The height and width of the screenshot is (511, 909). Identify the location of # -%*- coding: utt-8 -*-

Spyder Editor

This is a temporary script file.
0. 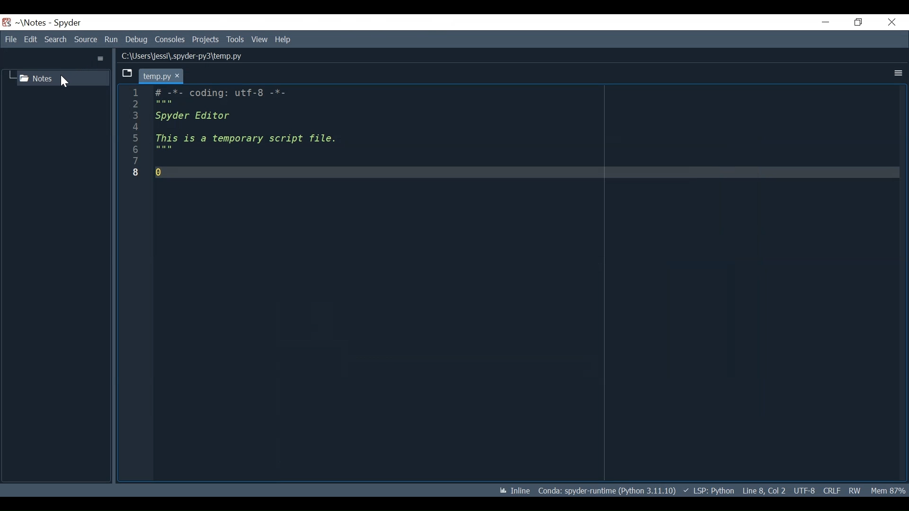
(260, 137).